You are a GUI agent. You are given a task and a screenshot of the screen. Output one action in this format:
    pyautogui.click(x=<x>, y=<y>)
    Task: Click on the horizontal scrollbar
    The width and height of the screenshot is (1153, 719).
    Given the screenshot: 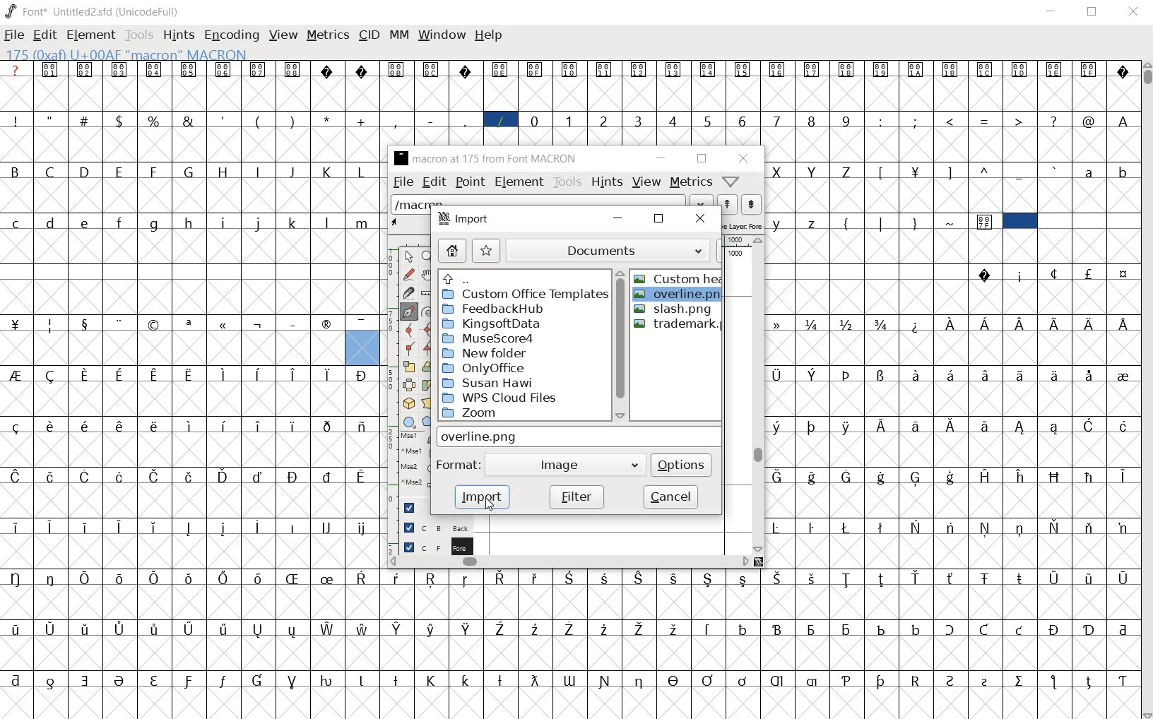 What is the action you would take?
    pyautogui.click(x=571, y=561)
    